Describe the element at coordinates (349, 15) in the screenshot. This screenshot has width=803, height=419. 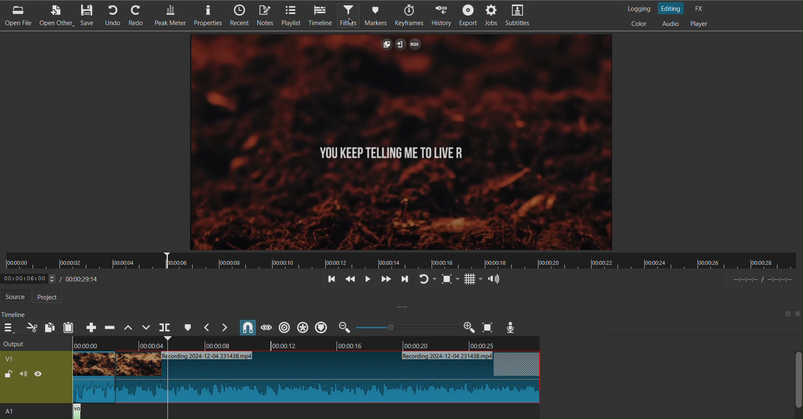
I see `Filters` at that location.